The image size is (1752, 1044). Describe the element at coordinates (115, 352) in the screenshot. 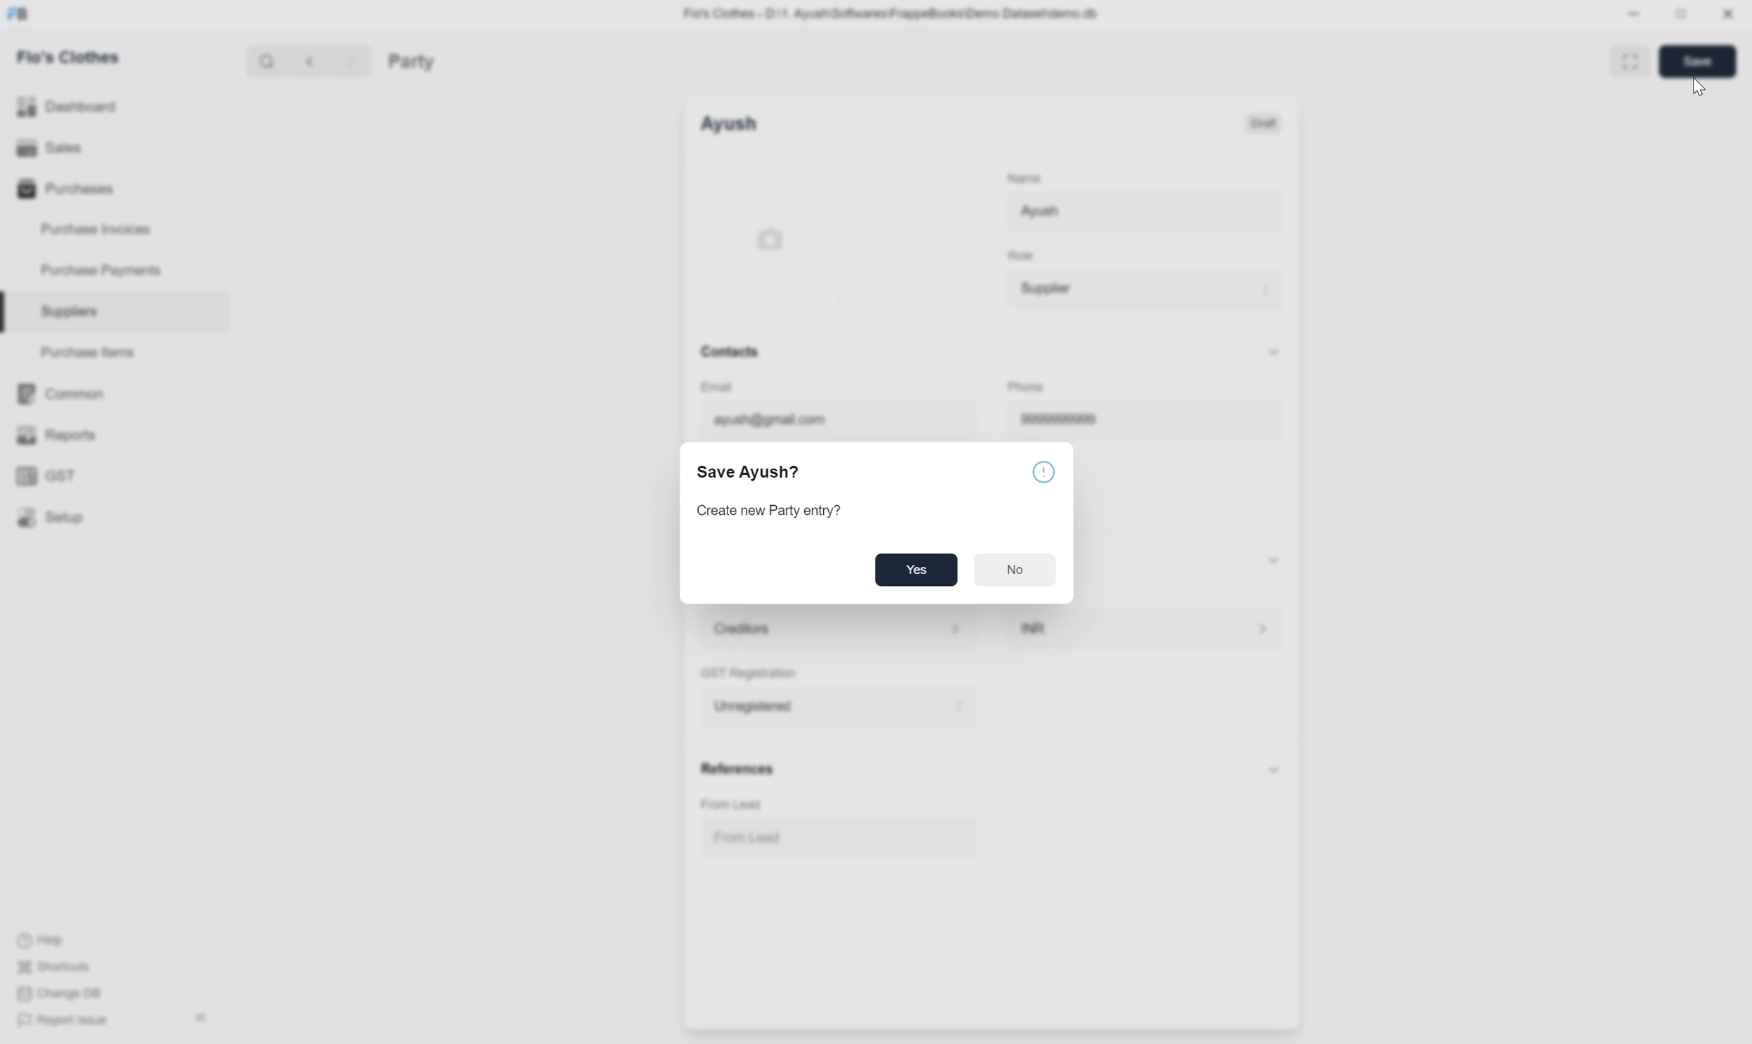

I see `Purchase Items` at that location.